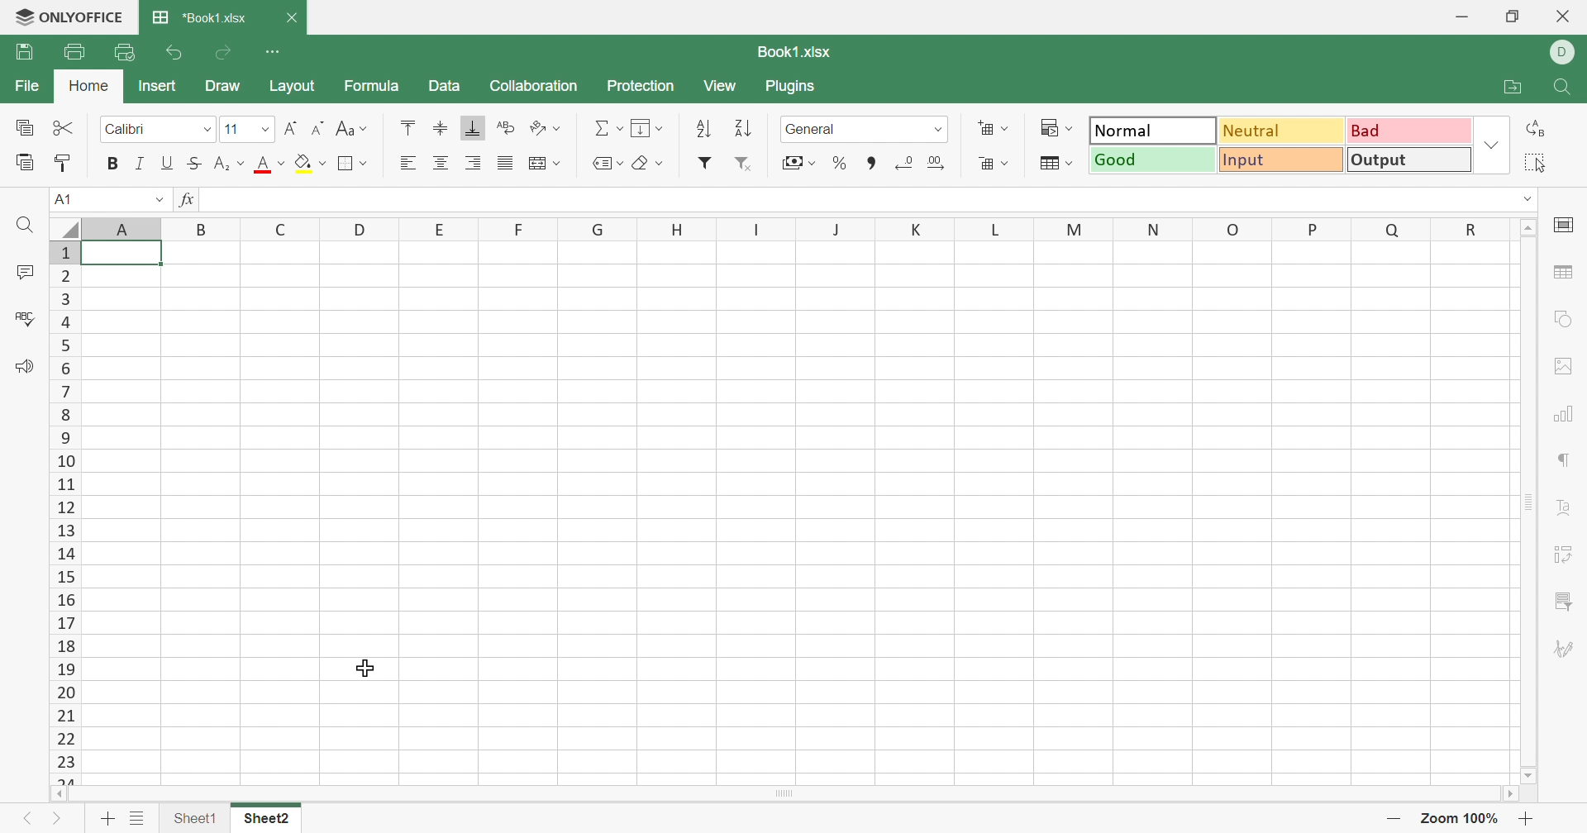  I want to click on Align Top, so click(407, 126).